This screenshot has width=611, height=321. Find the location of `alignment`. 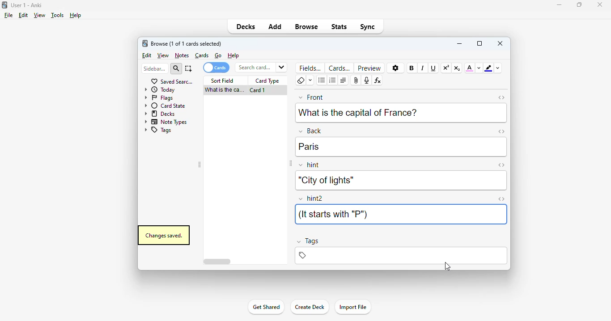

alignment is located at coordinates (343, 80).